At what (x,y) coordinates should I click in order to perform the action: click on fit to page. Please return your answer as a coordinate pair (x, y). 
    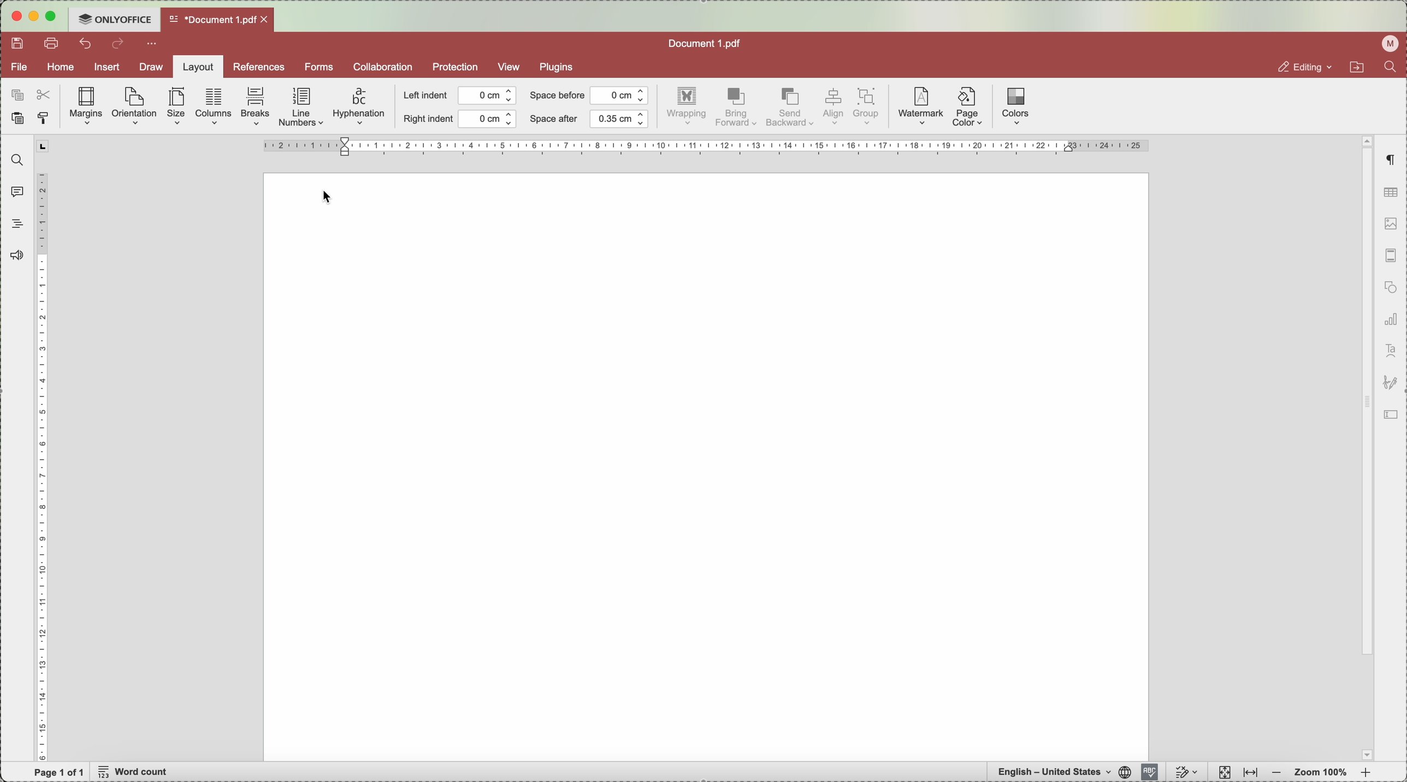
    Looking at the image, I should click on (1223, 772).